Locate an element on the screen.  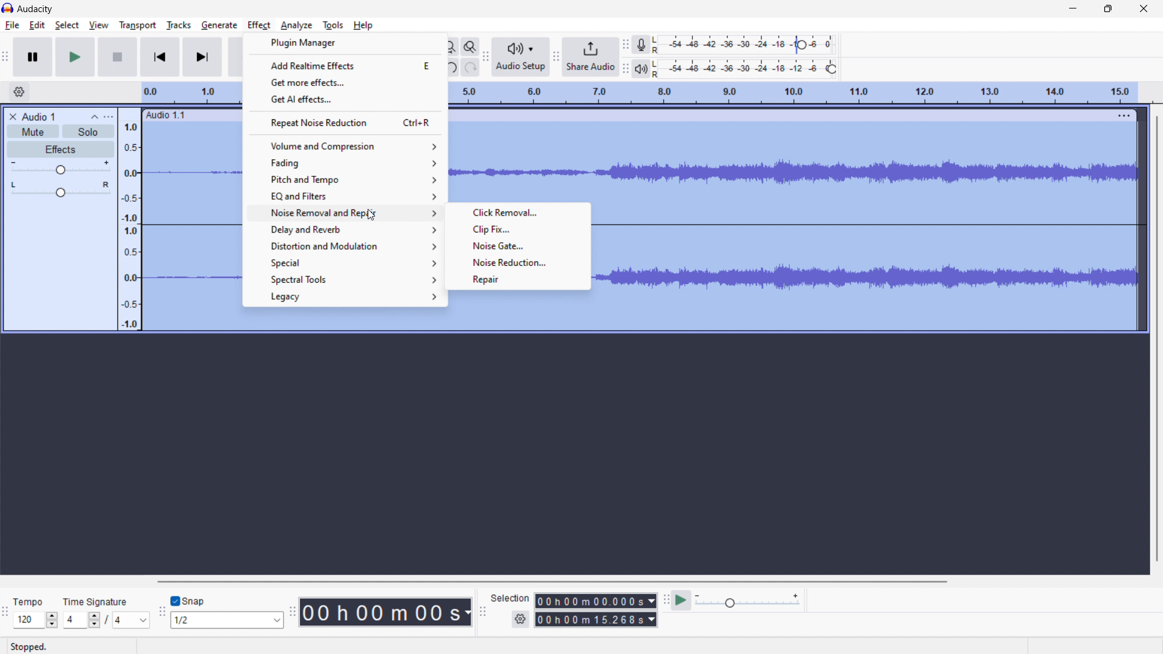
file is located at coordinates (12, 25).